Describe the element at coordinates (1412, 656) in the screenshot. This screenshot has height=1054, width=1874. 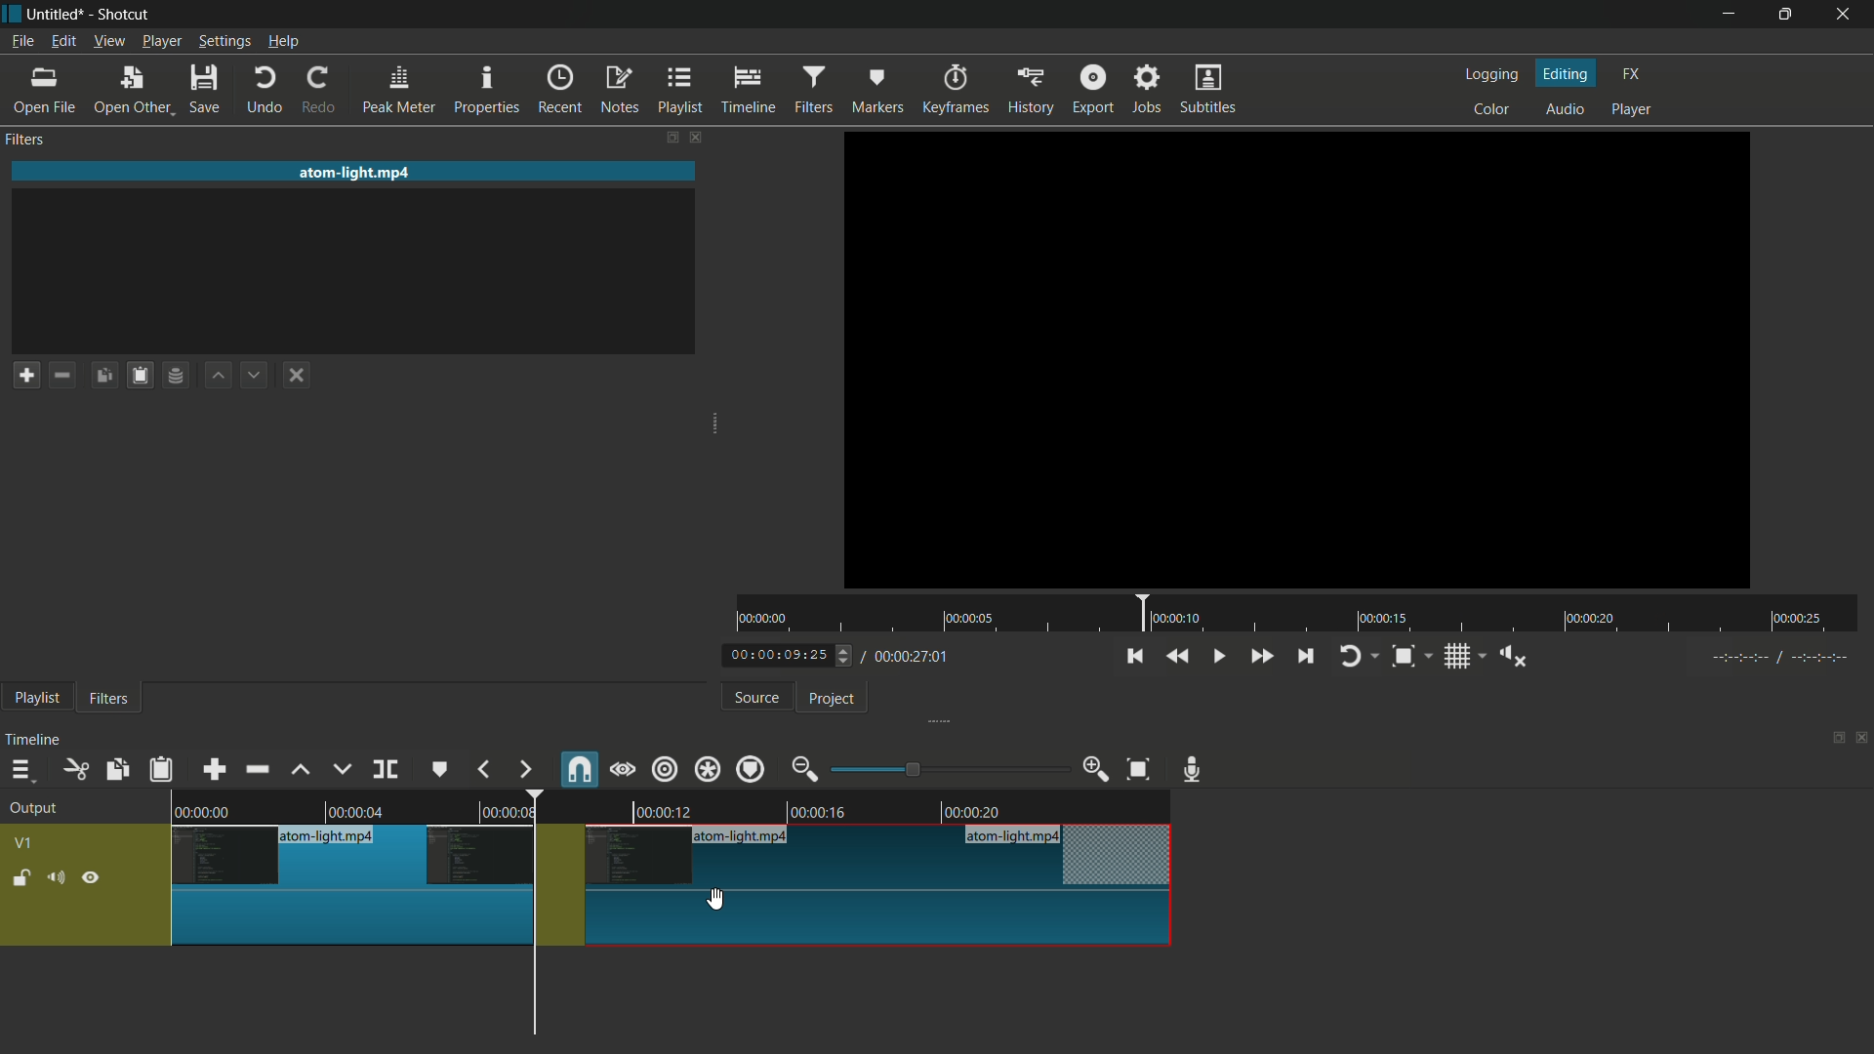
I see `zoom timeline to fit` at that location.